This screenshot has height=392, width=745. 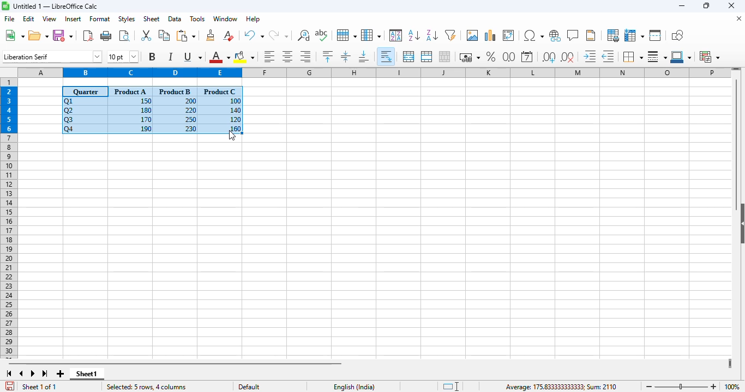 I want to click on insert image, so click(x=473, y=35).